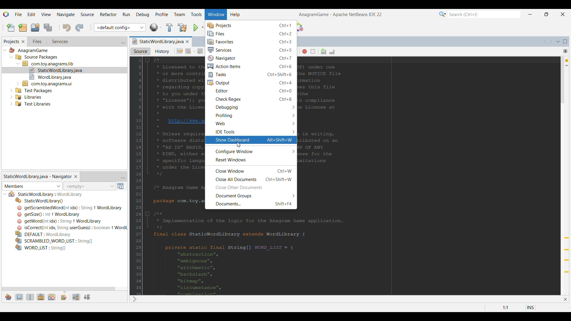 The height and width of the screenshot is (321, 571). I want to click on Reset window, so click(251, 160).